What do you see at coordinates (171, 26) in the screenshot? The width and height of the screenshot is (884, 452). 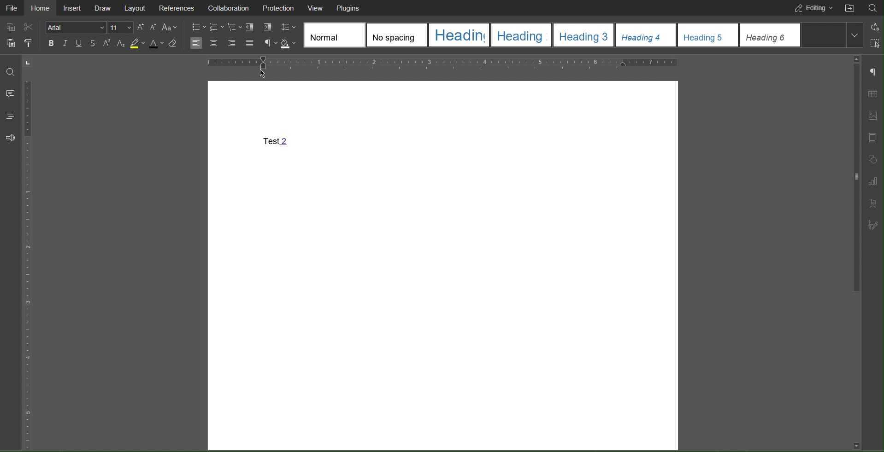 I see `Change Case` at bounding box center [171, 26].